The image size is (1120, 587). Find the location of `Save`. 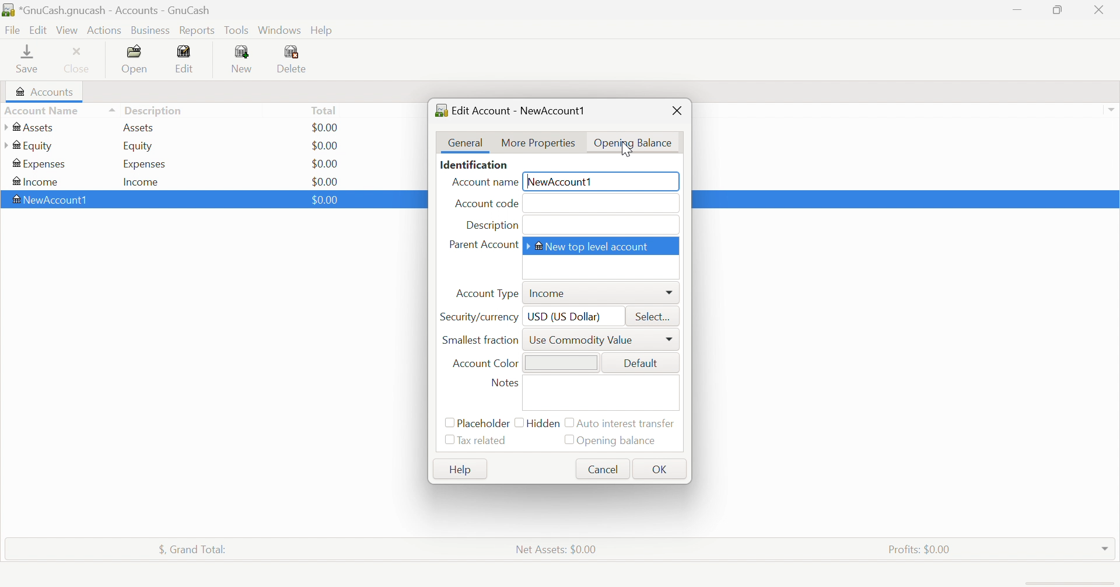

Save is located at coordinates (29, 60).